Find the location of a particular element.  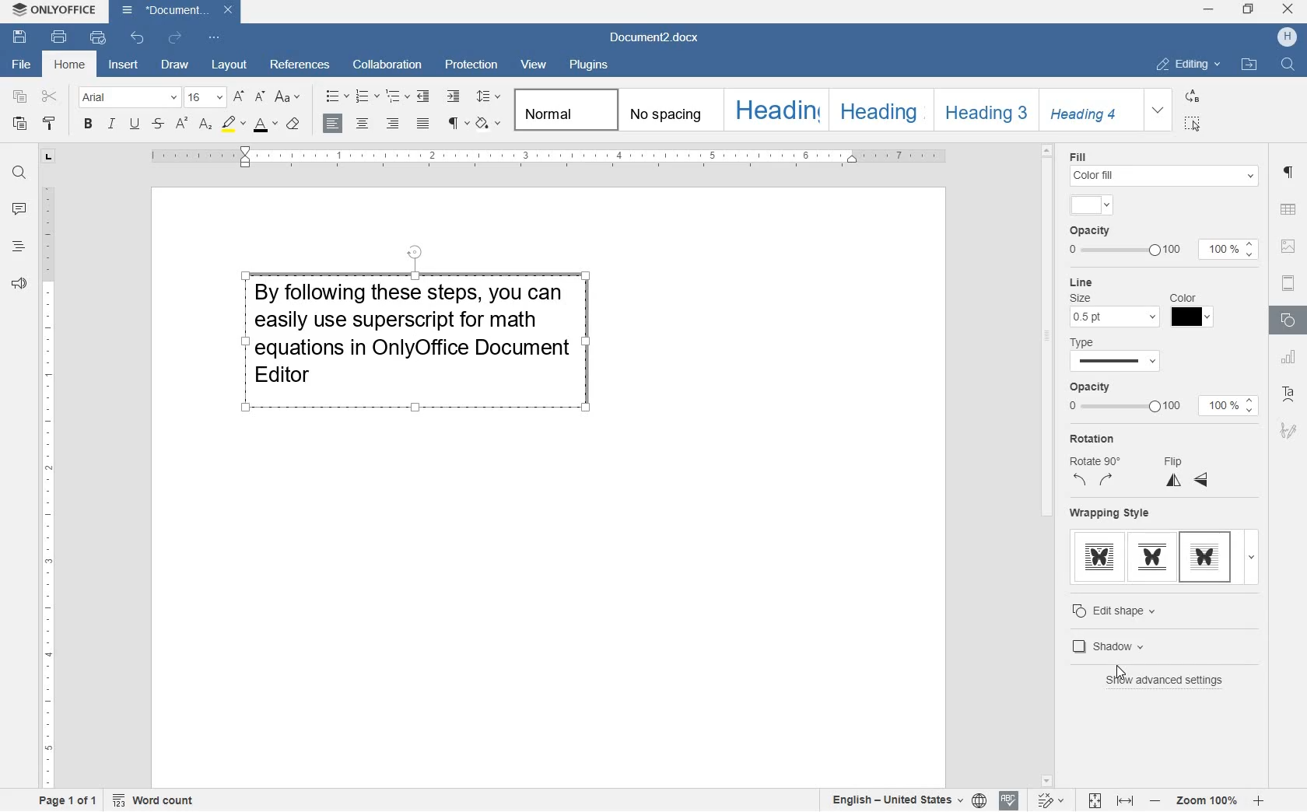

cut is located at coordinates (49, 96).